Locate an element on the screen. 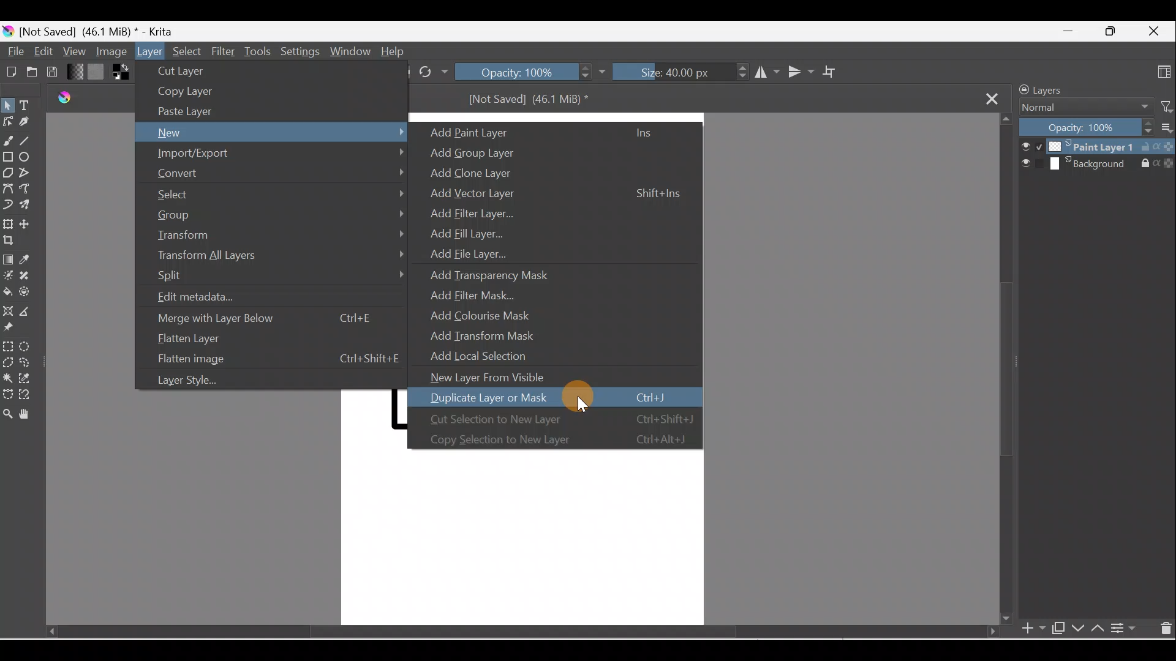 The width and height of the screenshot is (1176, 661). View/Change layer properties is located at coordinates (1126, 629).